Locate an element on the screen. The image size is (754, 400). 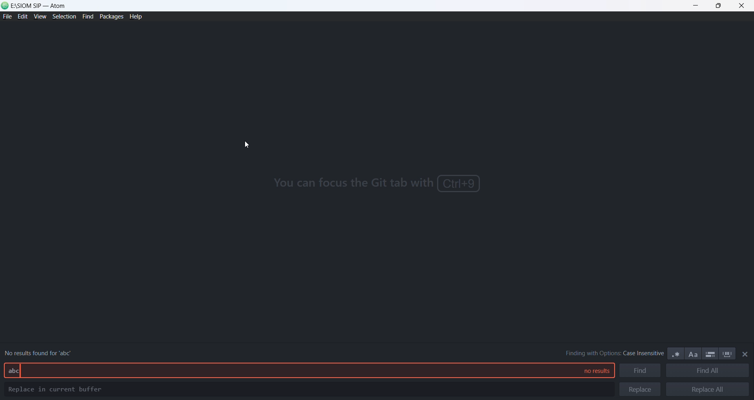
minimize is located at coordinates (697, 6).